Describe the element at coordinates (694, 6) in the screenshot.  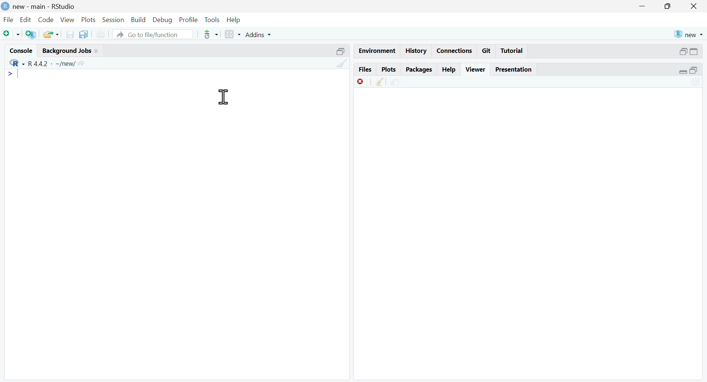
I see `close` at that location.